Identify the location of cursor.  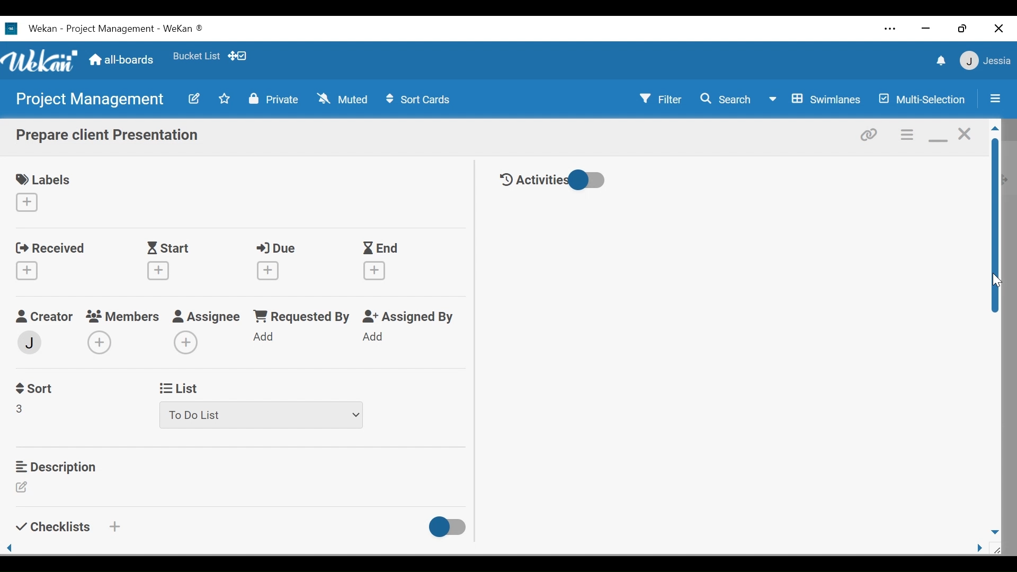
(995, 280).